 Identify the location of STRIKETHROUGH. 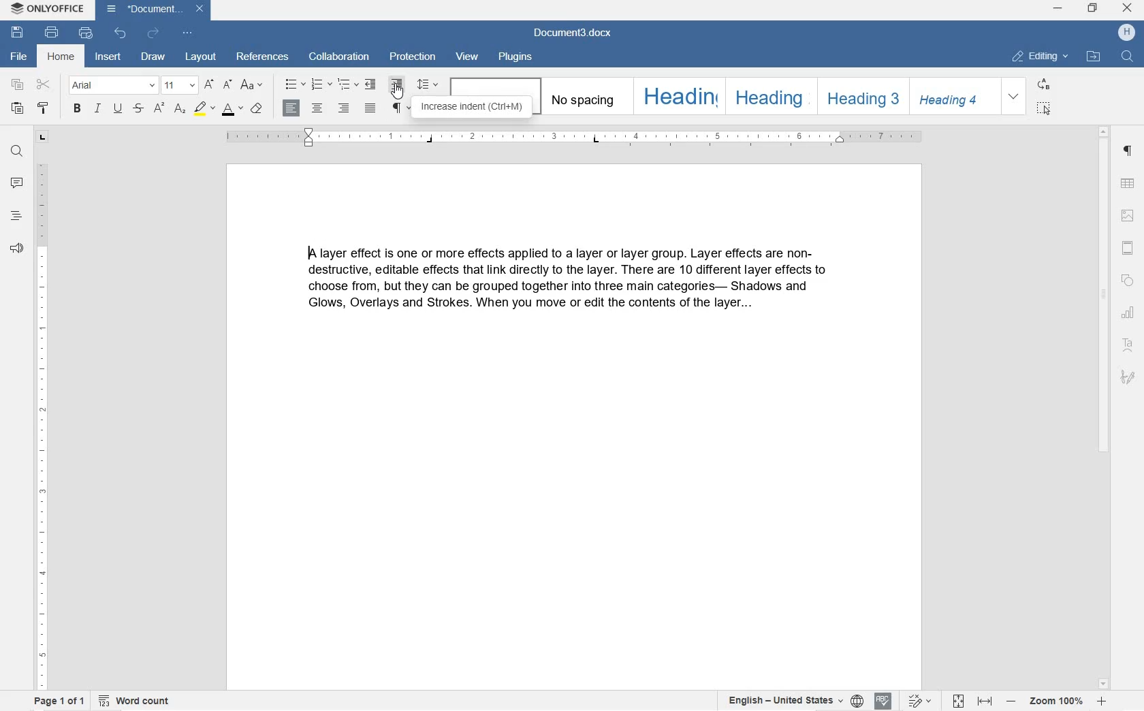
(140, 109).